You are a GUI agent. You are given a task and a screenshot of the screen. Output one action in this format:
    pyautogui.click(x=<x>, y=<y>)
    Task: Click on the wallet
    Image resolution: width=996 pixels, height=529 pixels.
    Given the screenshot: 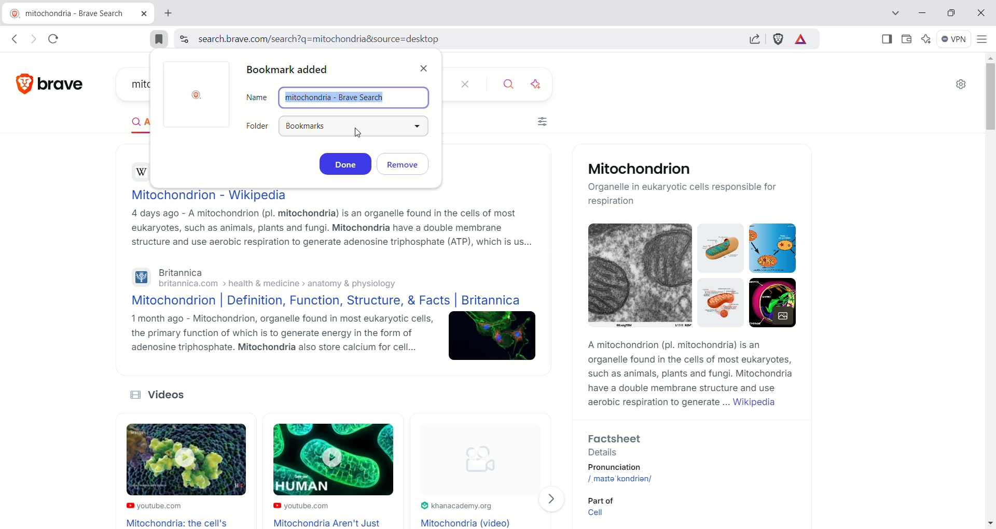 What is the action you would take?
    pyautogui.click(x=907, y=39)
    